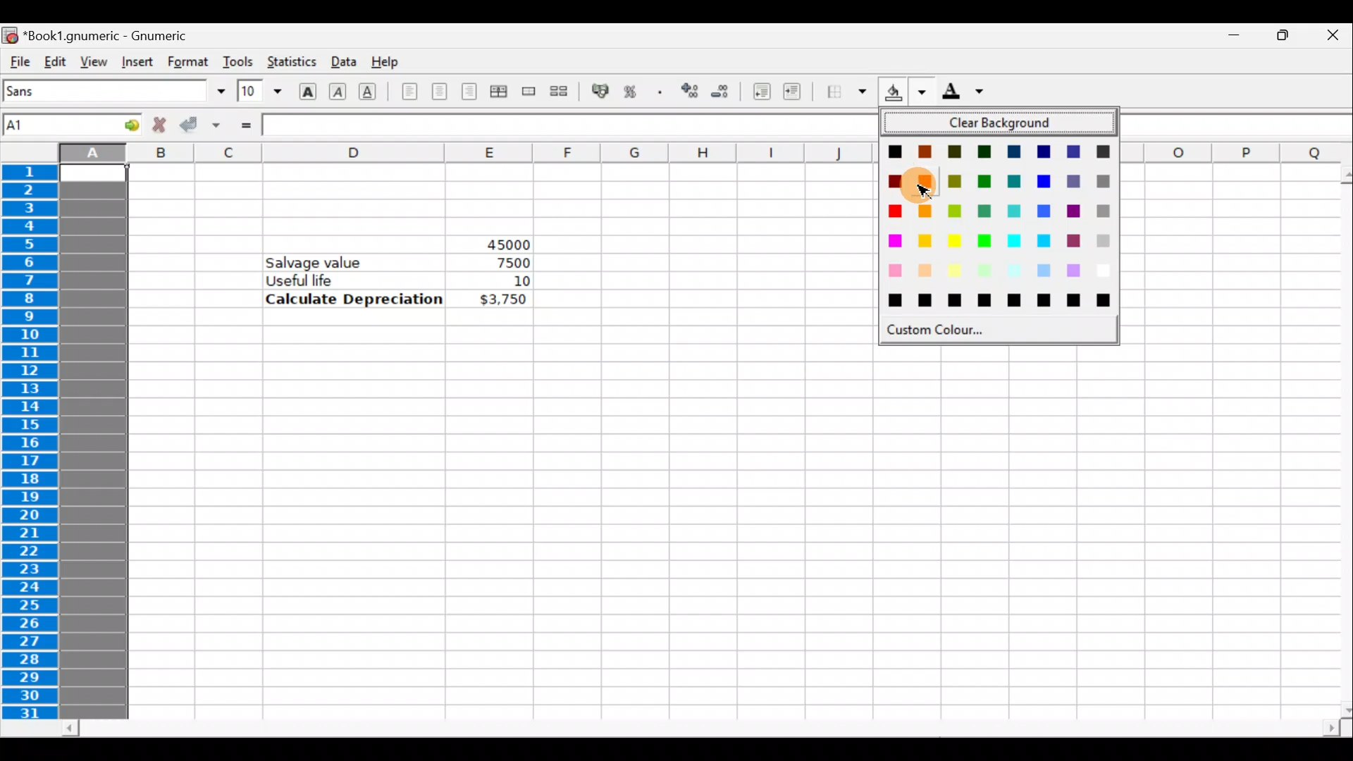 This screenshot has width=1353, height=761. What do you see at coordinates (1336, 442) in the screenshot?
I see `Scroll bar` at bounding box center [1336, 442].